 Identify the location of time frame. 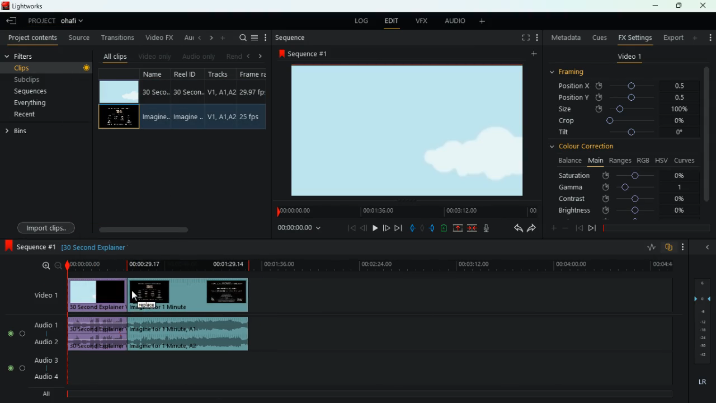
(657, 228).